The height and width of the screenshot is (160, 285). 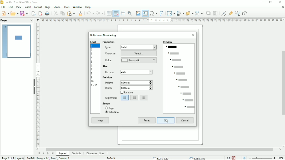 I want to click on Color, so click(x=109, y=60).